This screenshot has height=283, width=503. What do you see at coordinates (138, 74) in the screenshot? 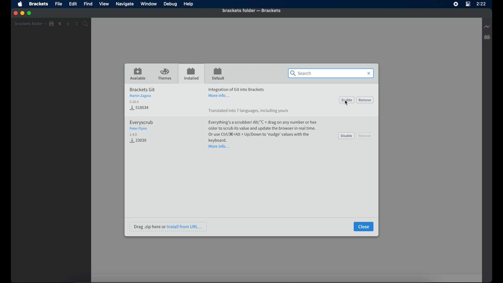
I see `available` at bounding box center [138, 74].